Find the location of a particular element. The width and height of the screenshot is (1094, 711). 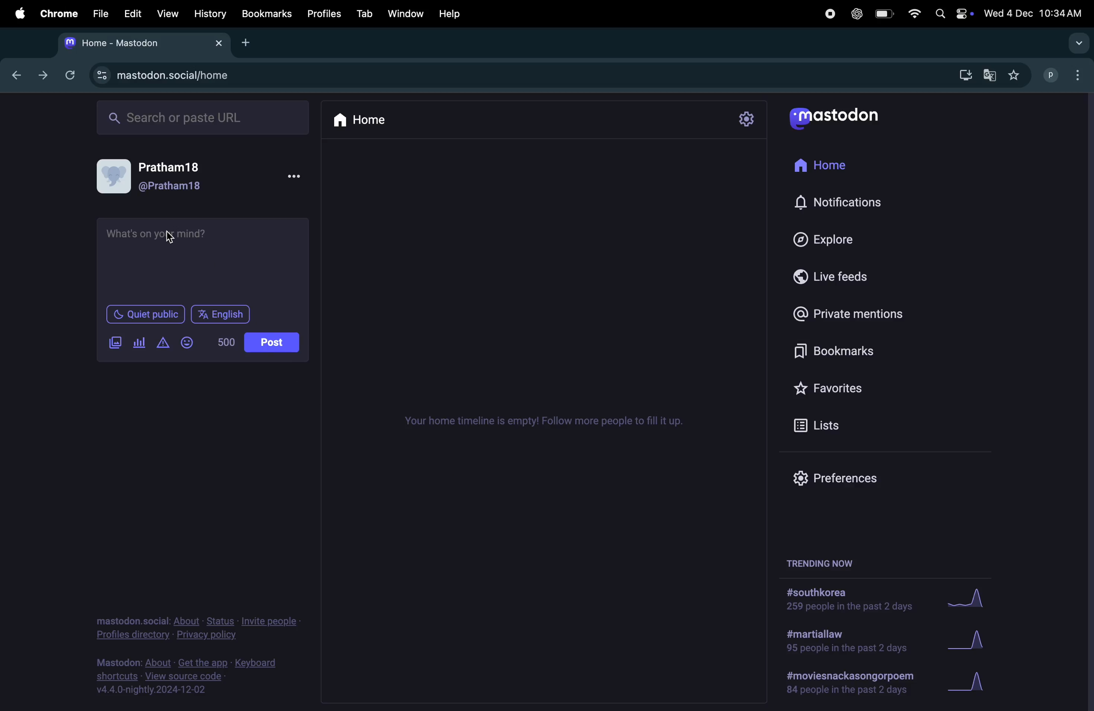

go next is located at coordinates (42, 75).